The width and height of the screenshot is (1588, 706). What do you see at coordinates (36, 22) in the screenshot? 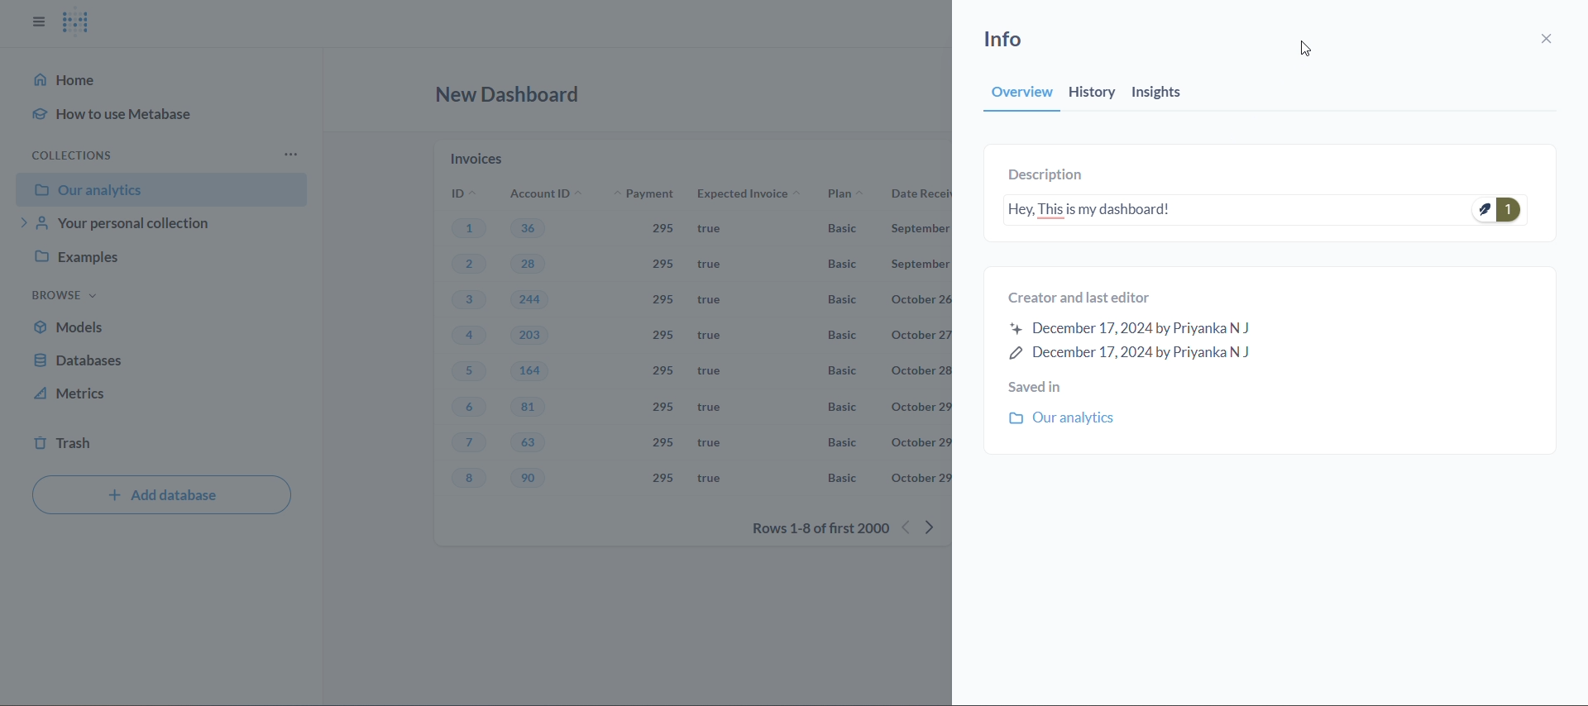
I see `close sidbar` at bounding box center [36, 22].